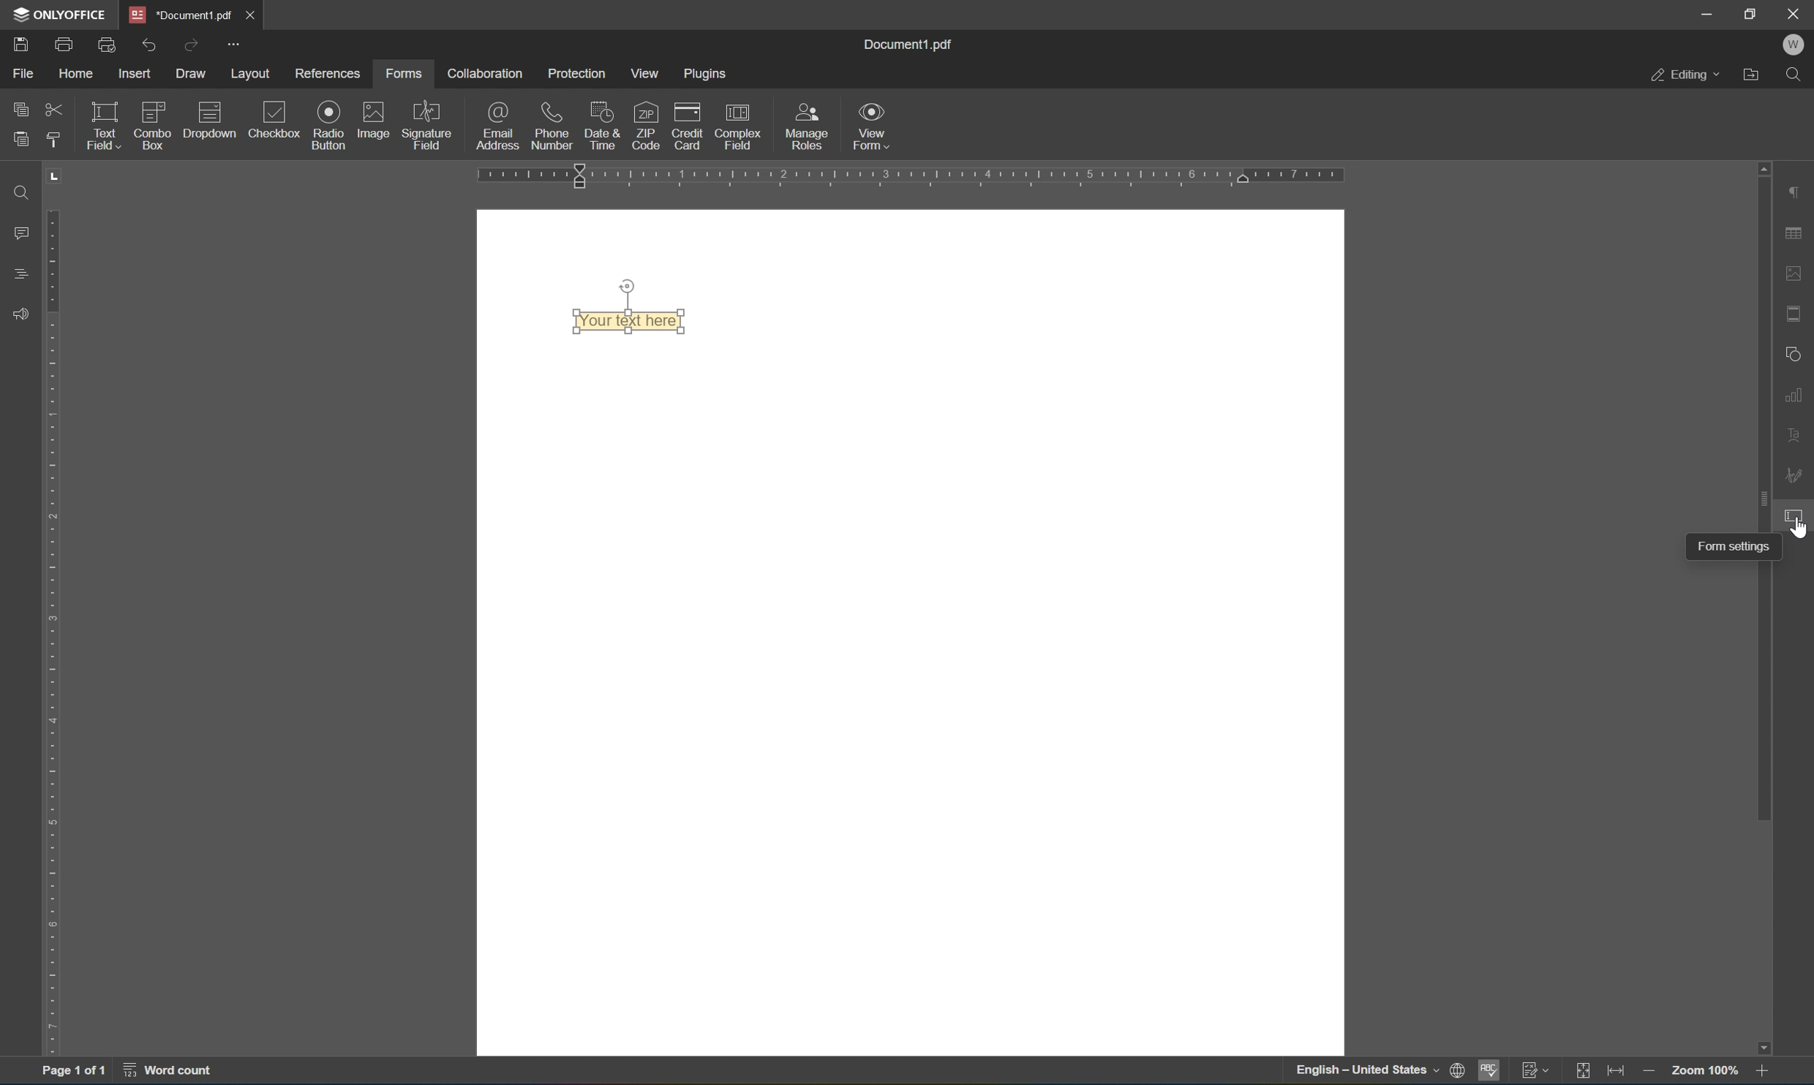 This screenshot has height=1085, width=1814. I want to click on table settings, so click(1794, 235).